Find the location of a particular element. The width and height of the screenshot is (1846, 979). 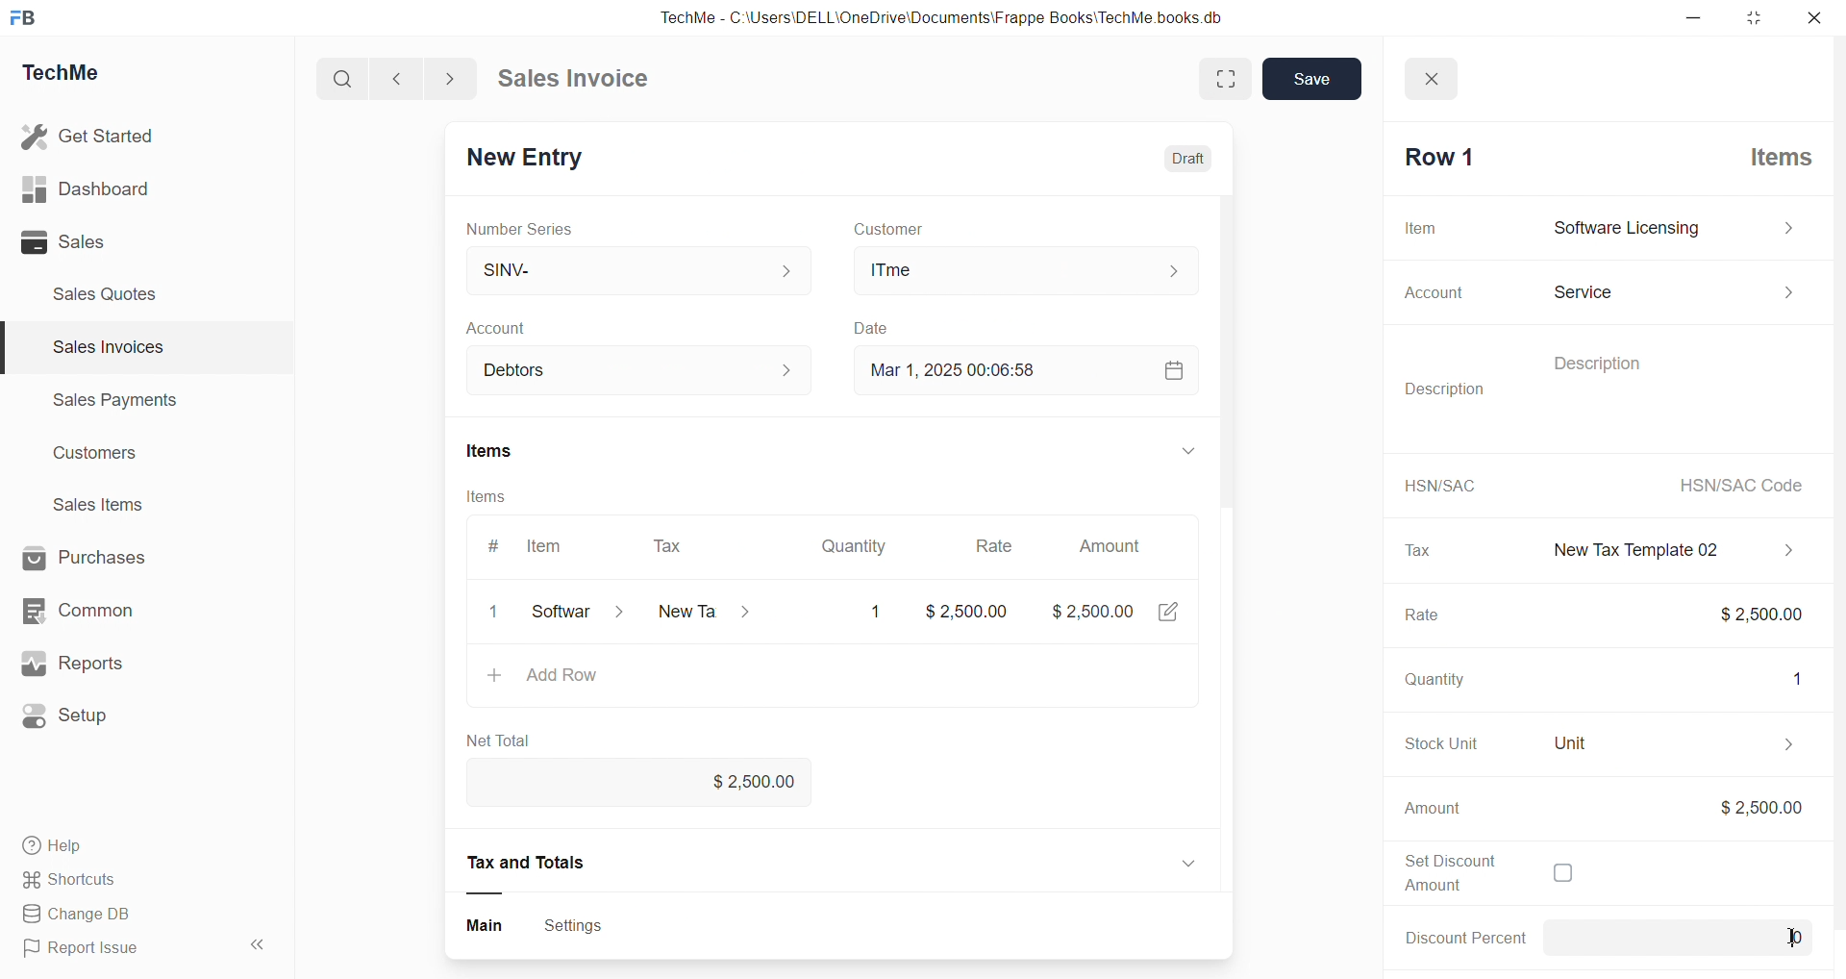

Software Licensing > is located at coordinates (1669, 229).